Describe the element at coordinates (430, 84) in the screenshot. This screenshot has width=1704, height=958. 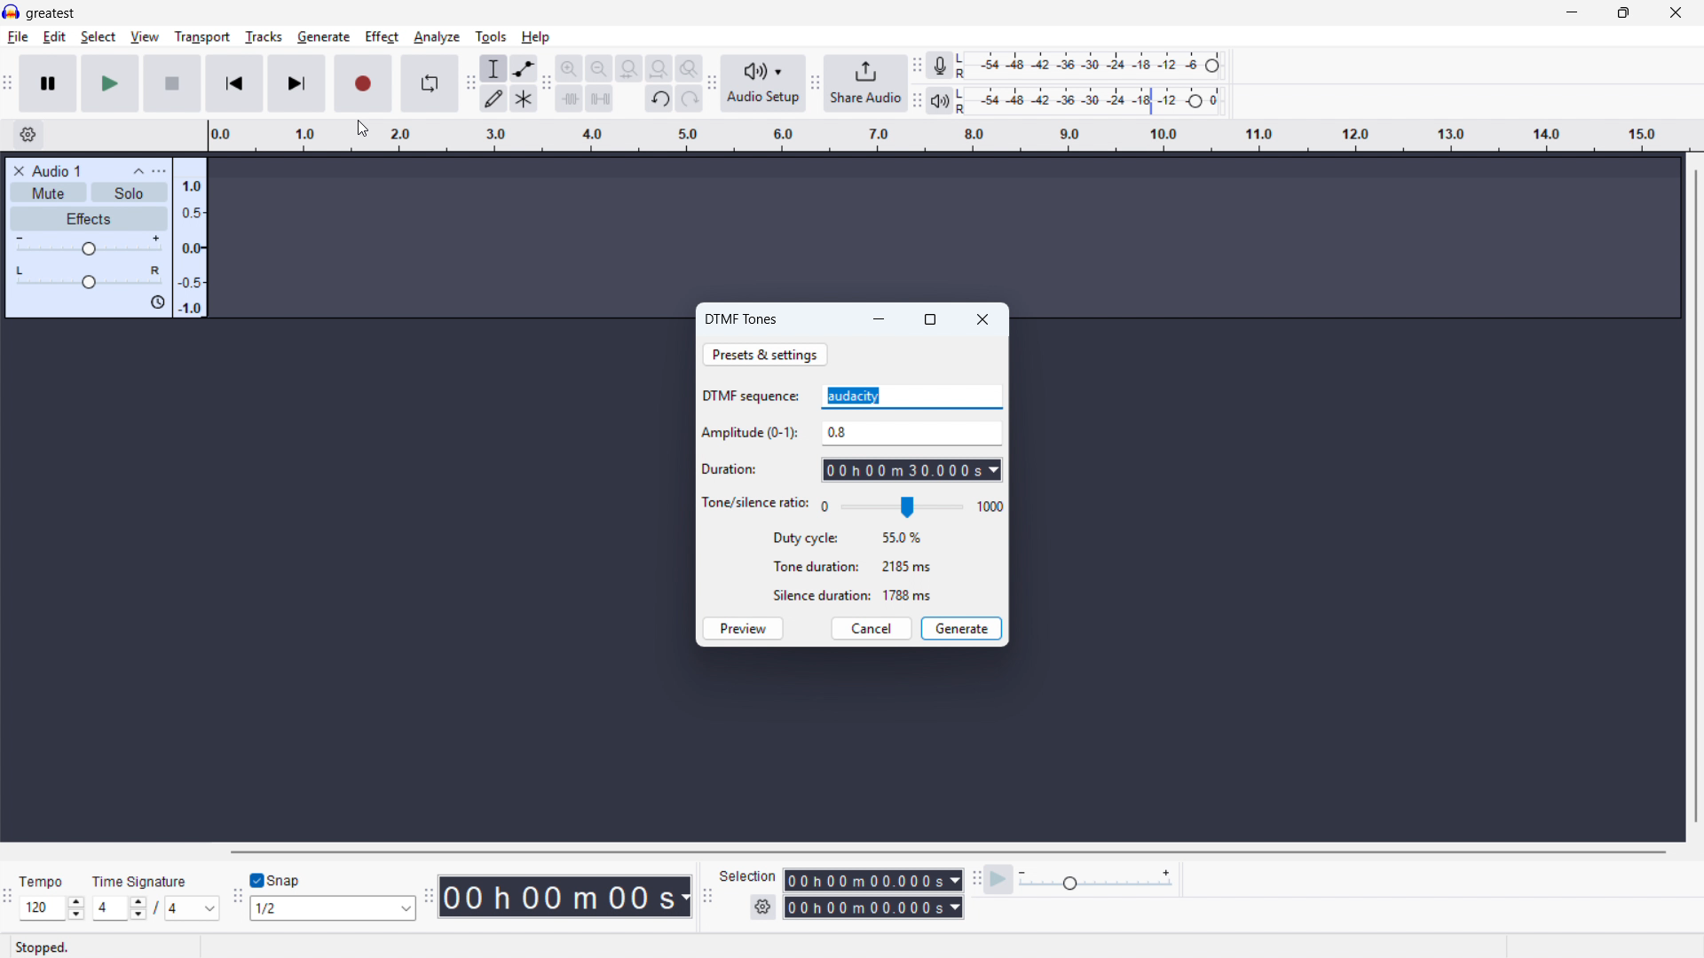
I see `enable looping` at that location.